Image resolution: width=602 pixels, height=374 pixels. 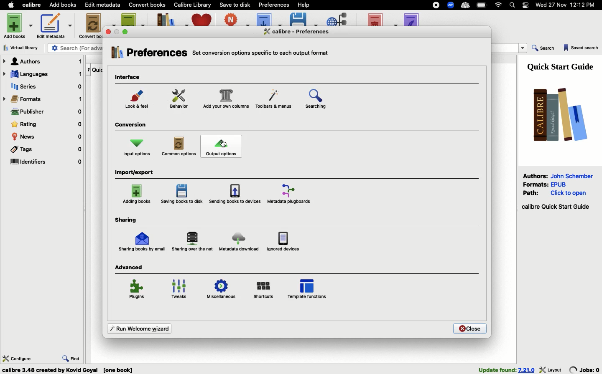 I want to click on Template functions, so click(x=308, y=288).